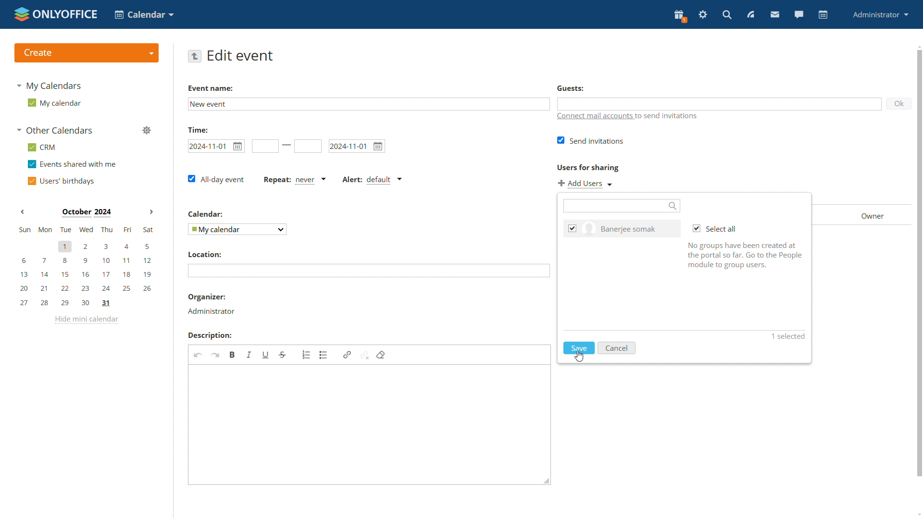 This screenshot has width=923, height=519. What do you see at coordinates (205, 254) in the screenshot?
I see `Location` at bounding box center [205, 254].